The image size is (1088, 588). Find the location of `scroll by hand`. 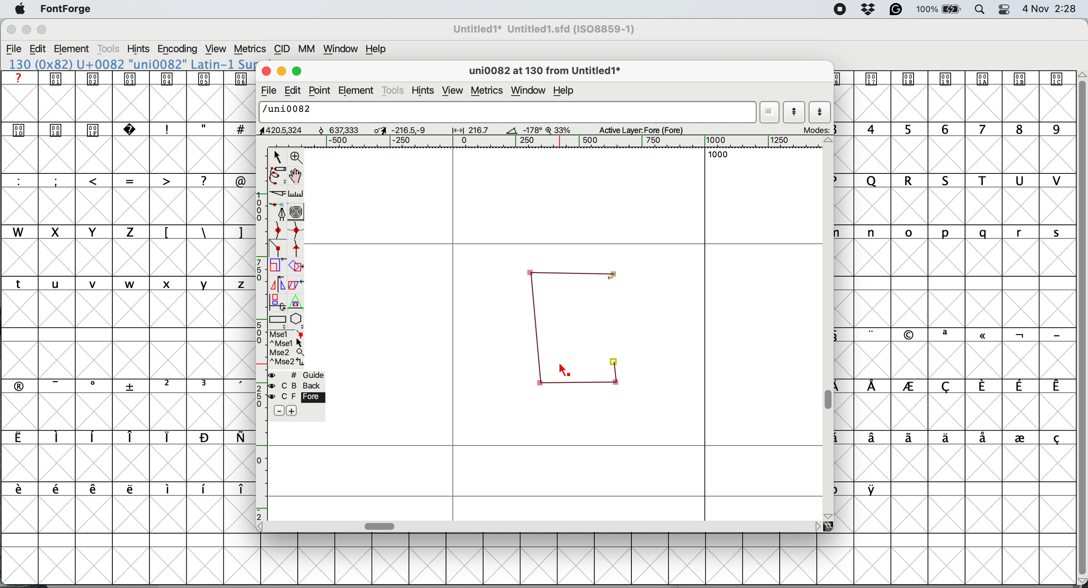

scroll by hand is located at coordinates (297, 176).